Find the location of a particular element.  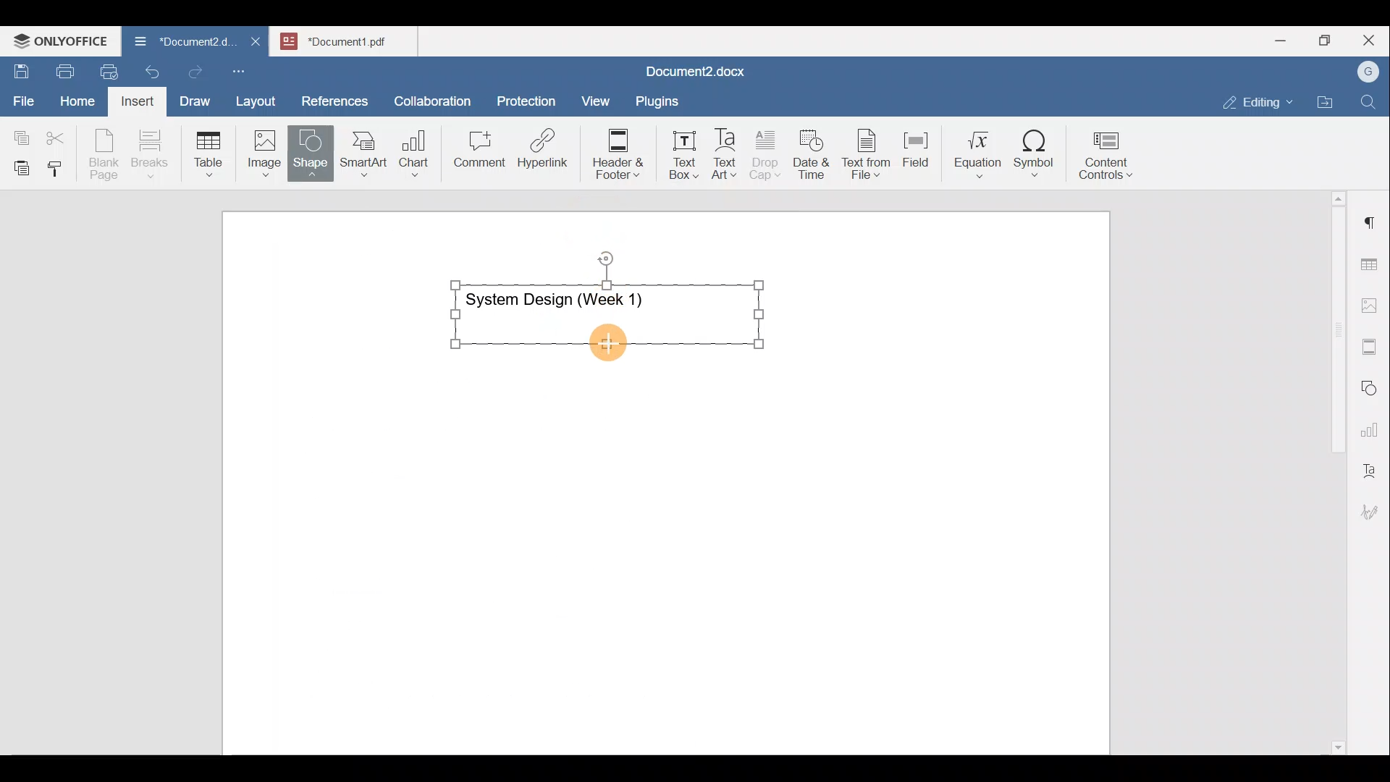

Editing mode is located at coordinates (1258, 99).